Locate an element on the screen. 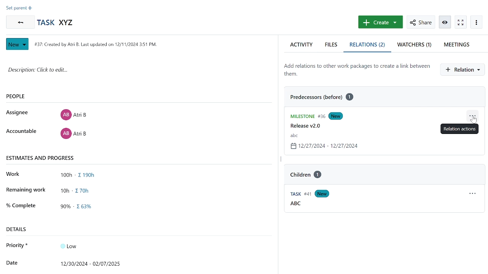  #37: Created by Atri B last updated on 12/11/2024 3:51 Pm is located at coordinates (95, 44).